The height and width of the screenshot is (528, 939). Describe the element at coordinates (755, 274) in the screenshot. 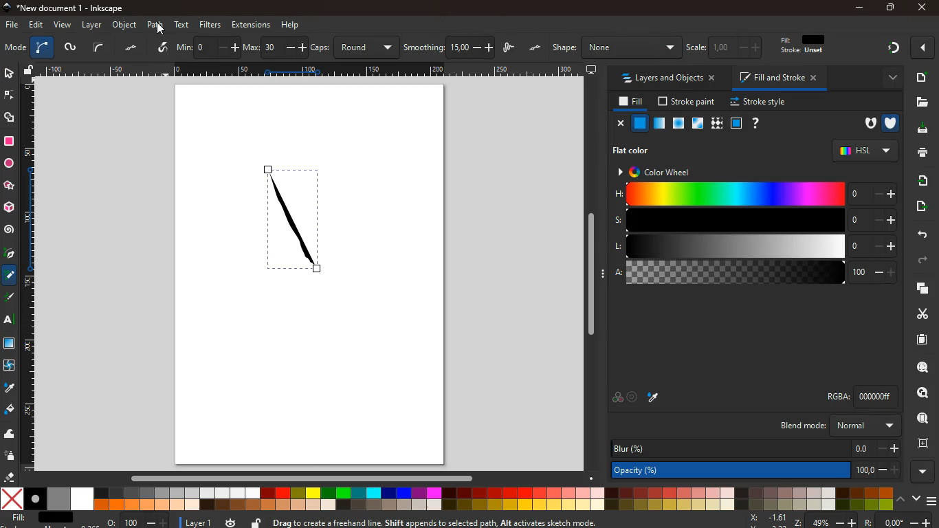

I see `a` at that location.